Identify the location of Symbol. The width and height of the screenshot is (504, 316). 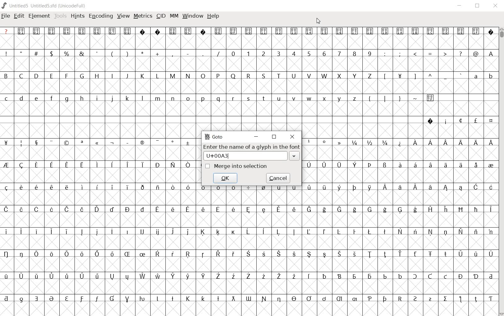
(476, 143).